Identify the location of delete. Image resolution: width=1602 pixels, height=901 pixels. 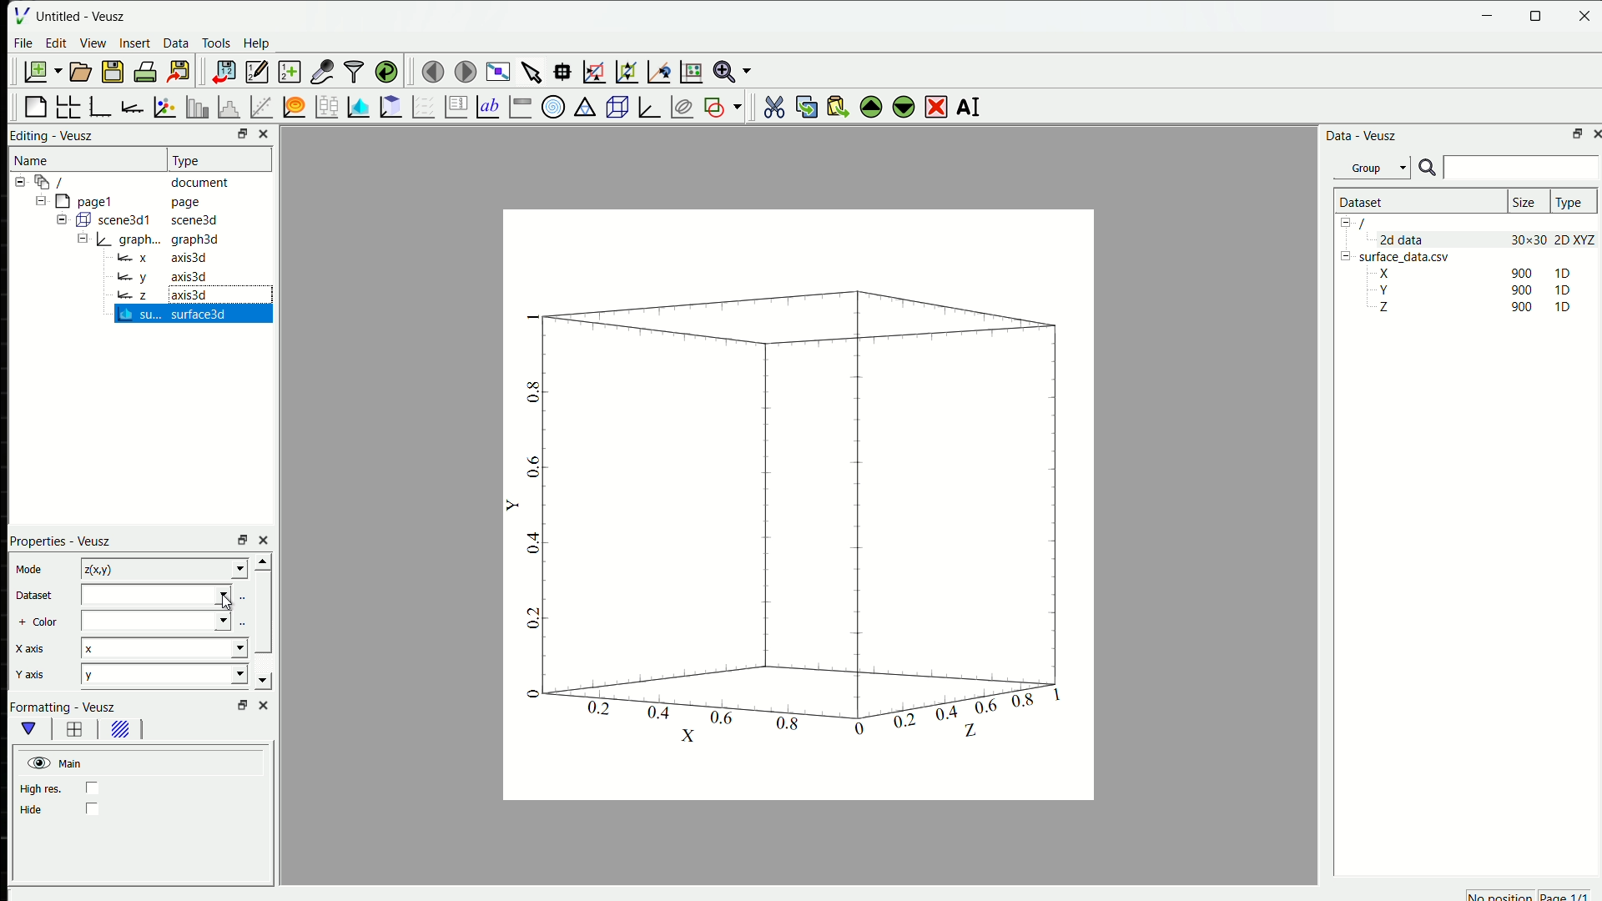
(936, 108).